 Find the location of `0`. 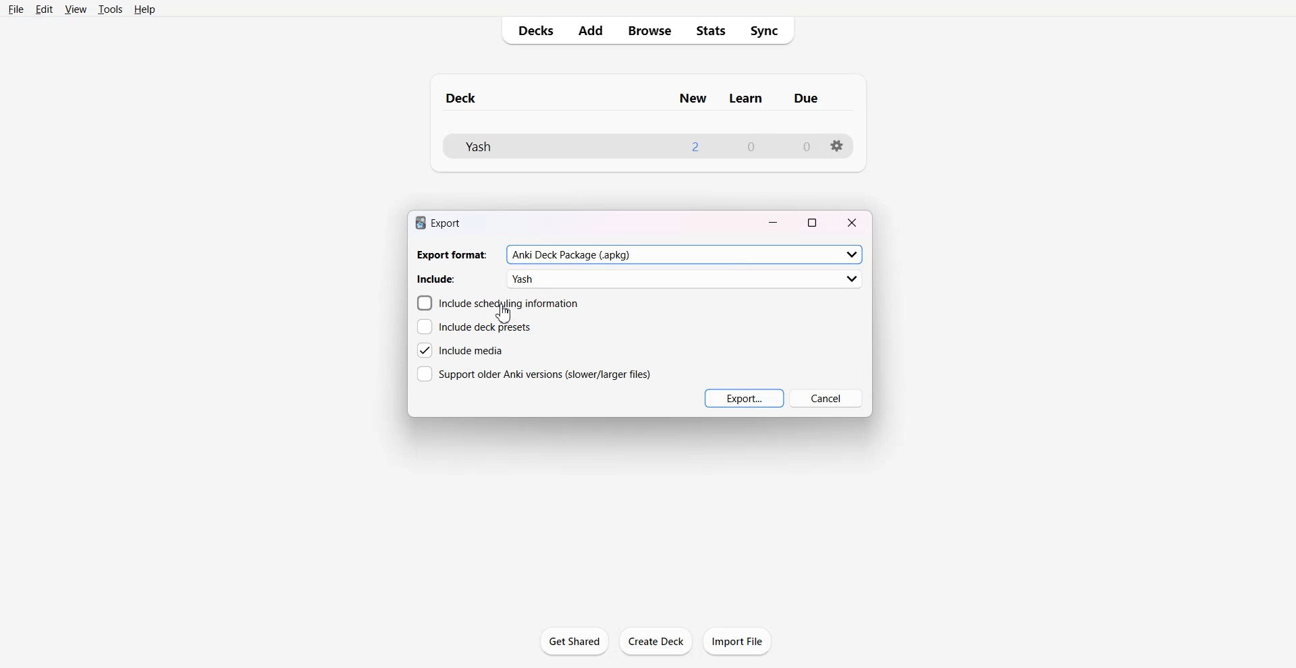

0 is located at coordinates (805, 146).